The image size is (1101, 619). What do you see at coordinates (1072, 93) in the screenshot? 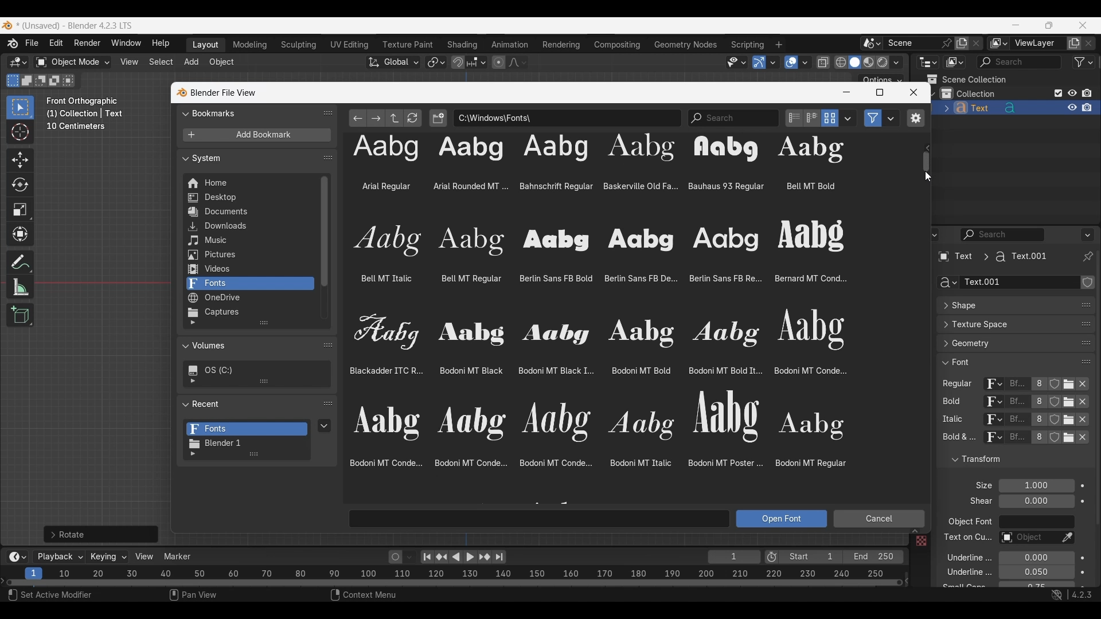
I see `Hide in viewport` at bounding box center [1072, 93].